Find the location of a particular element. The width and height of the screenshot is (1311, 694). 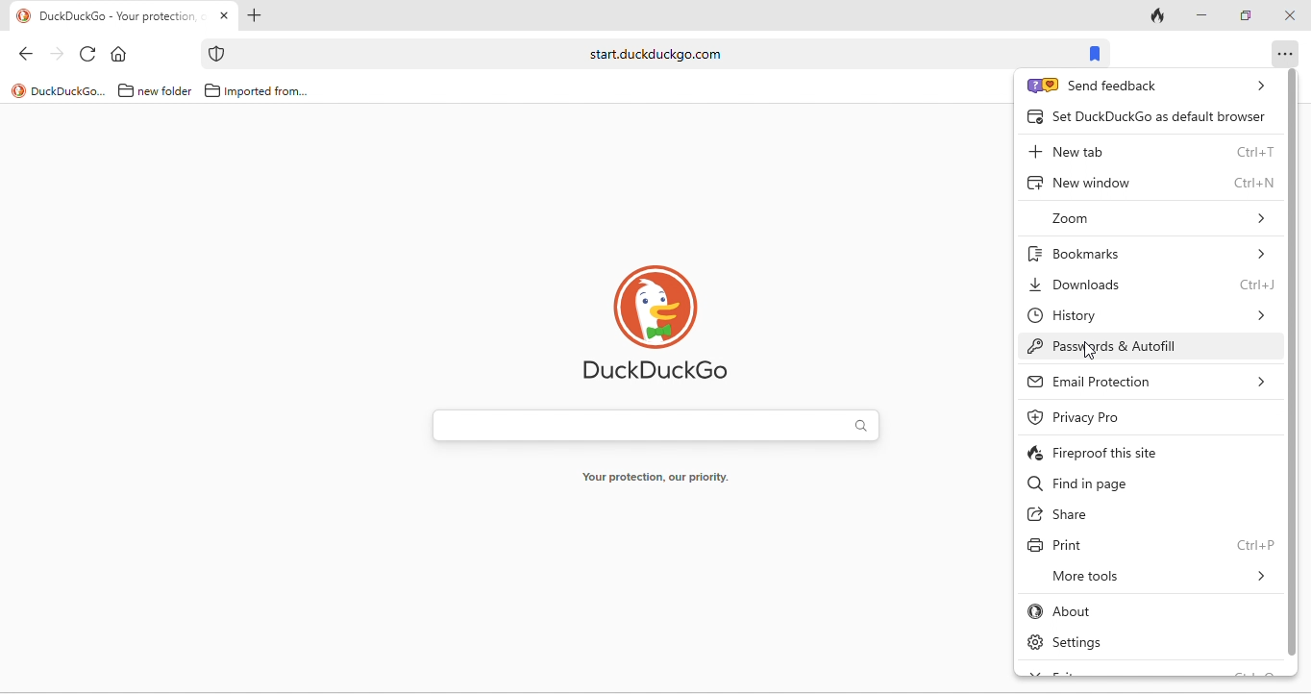

your protection, our priority. is located at coordinates (656, 478).